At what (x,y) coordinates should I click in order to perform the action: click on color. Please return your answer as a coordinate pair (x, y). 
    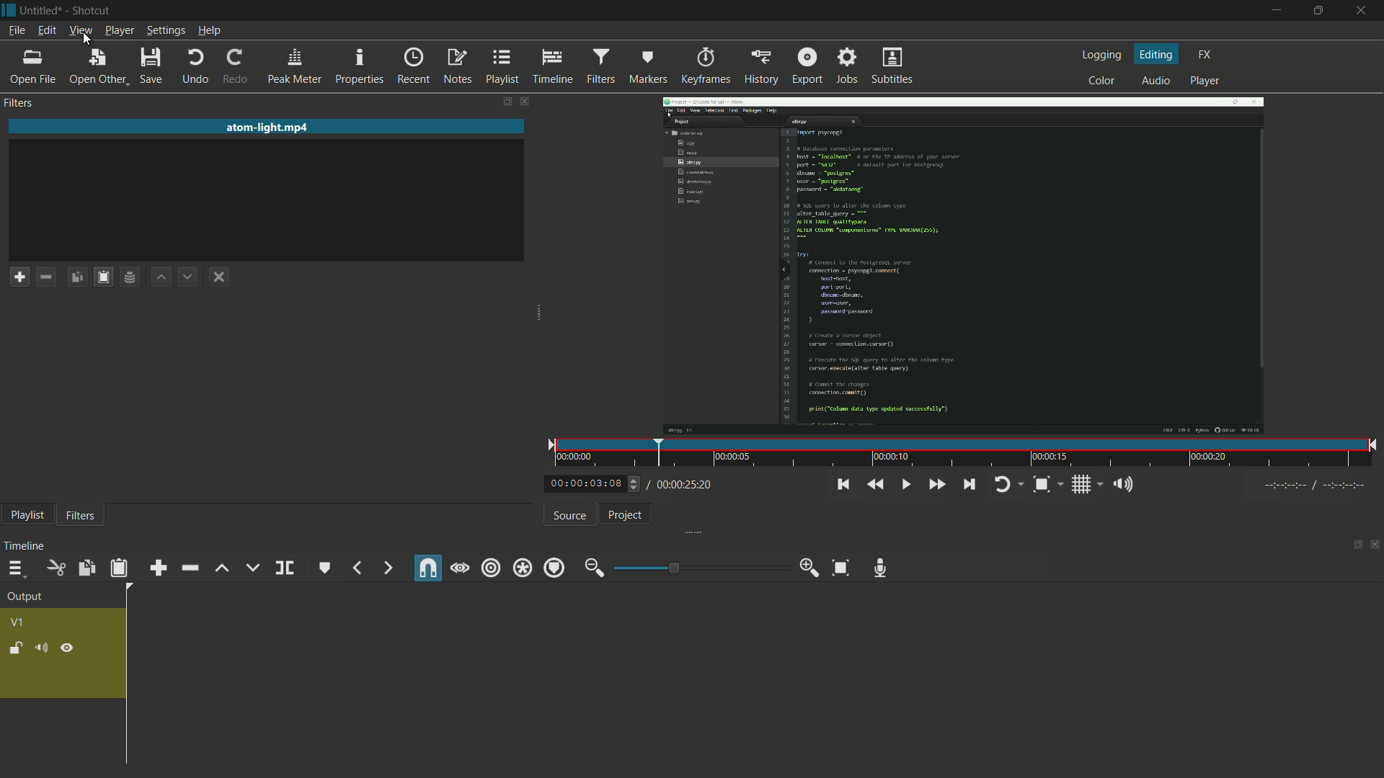
    Looking at the image, I should click on (1100, 81).